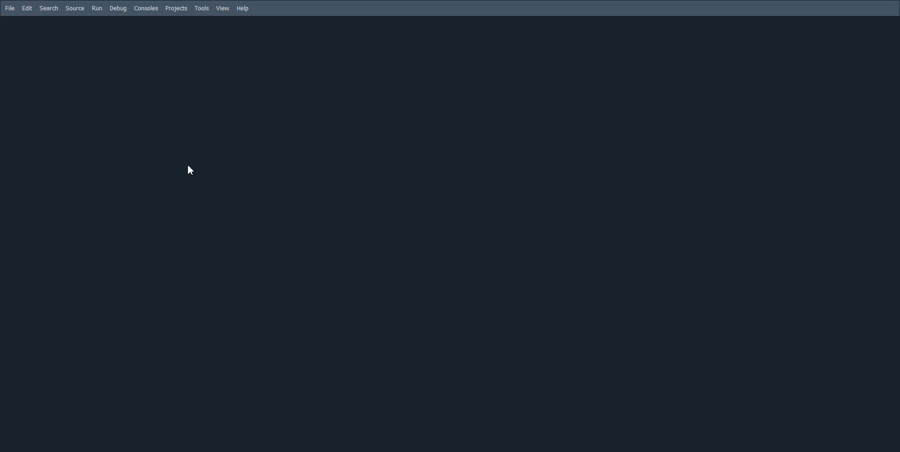 The height and width of the screenshot is (452, 900). What do you see at coordinates (75, 8) in the screenshot?
I see `Source` at bounding box center [75, 8].